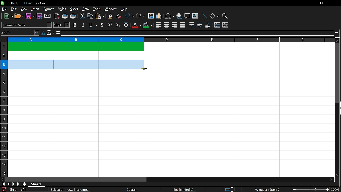 Image resolution: width=341 pixels, height=192 pixels. Describe the element at coordinates (25, 184) in the screenshot. I see `add sheet` at that location.